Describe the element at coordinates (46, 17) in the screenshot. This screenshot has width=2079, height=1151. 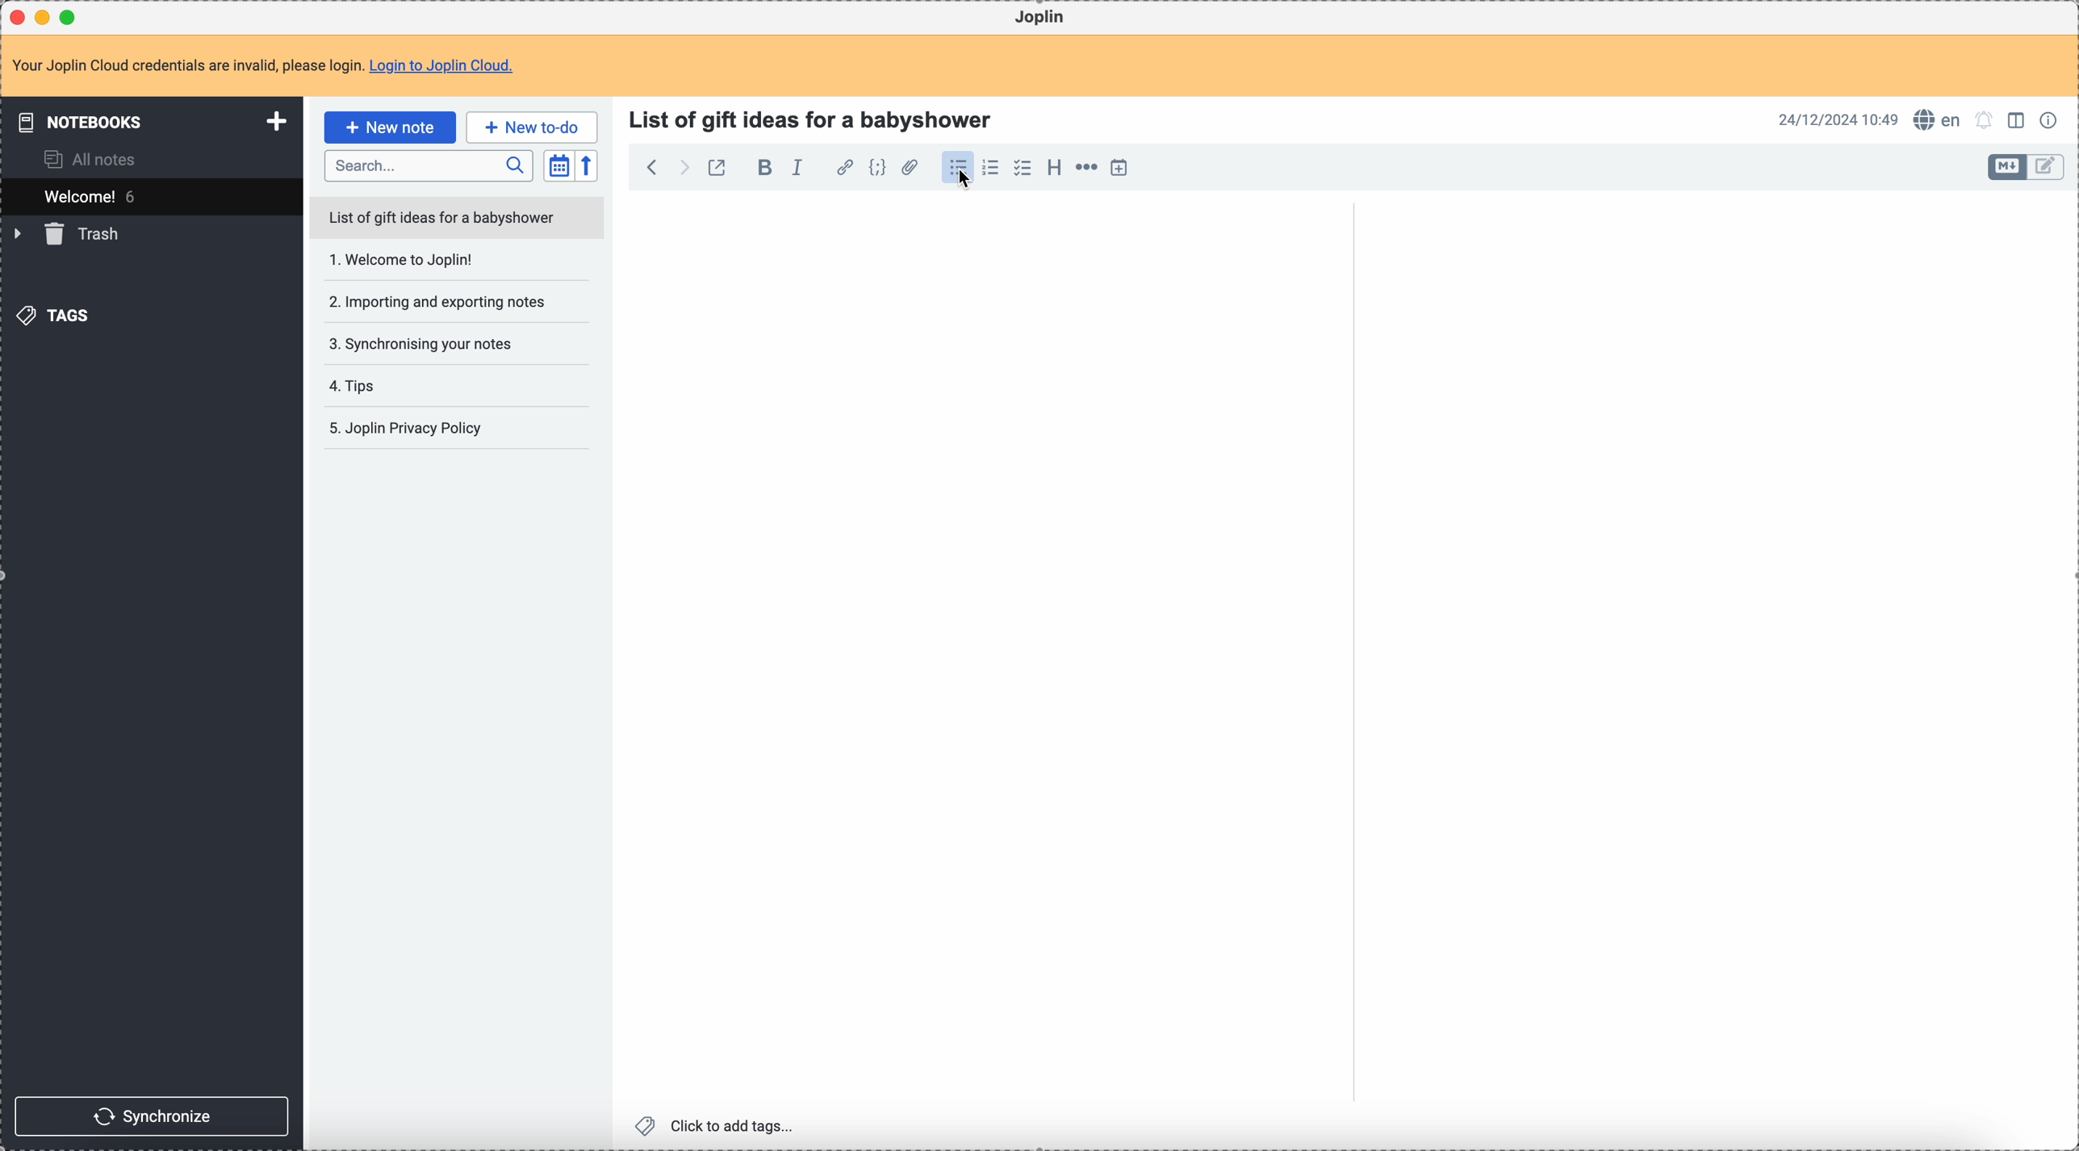
I see `minimize Joplin` at that location.